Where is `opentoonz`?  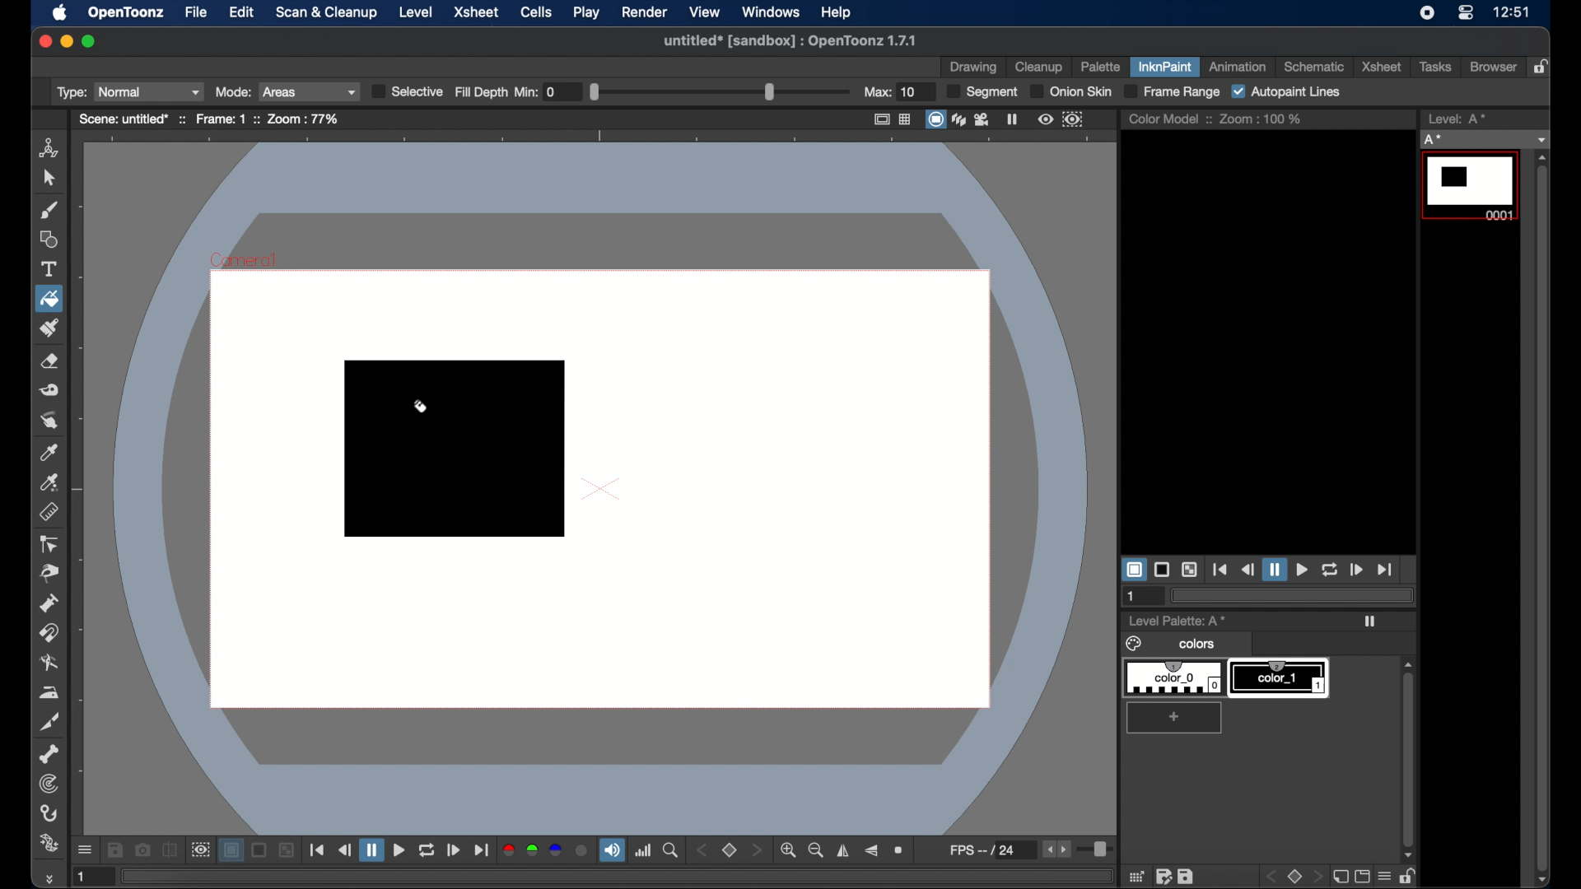 opentoonz is located at coordinates (127, 13).